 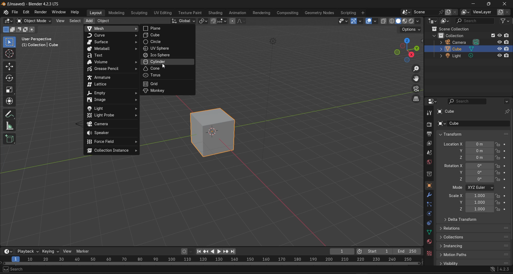 I want to click on proportional editing objects, so click(x=233, y=21).